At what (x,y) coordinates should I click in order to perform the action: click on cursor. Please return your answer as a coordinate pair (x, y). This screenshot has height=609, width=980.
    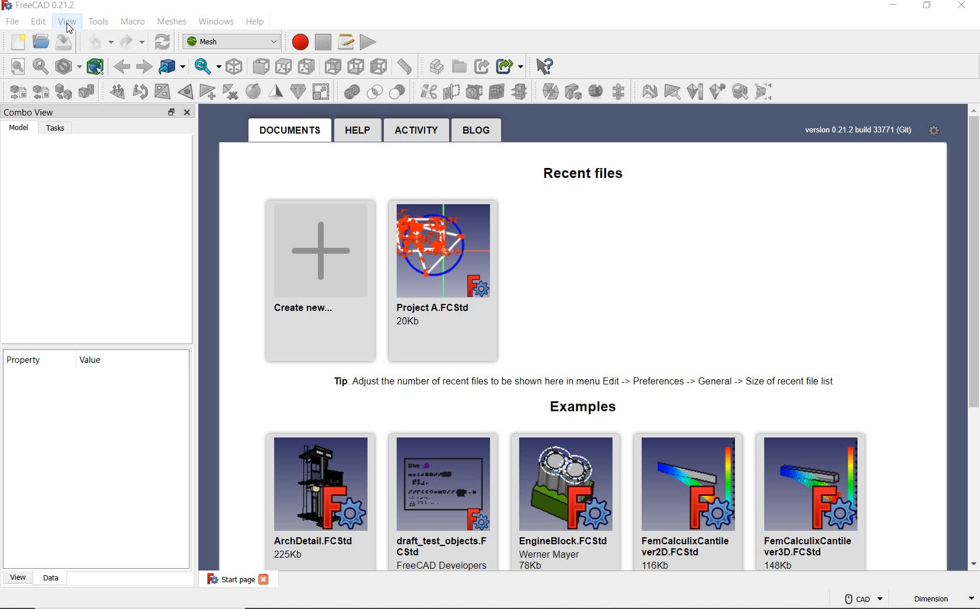
    Looking at the image, I should click on (69, 28).